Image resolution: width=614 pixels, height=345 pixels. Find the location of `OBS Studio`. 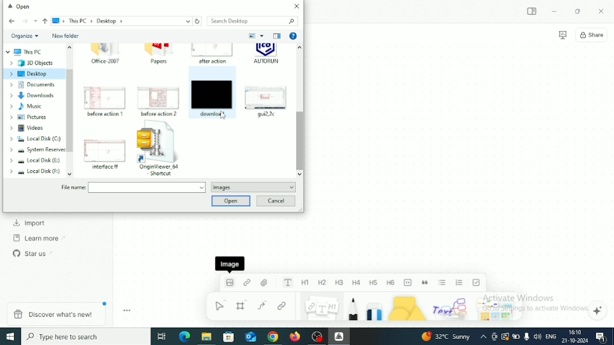

OBS Studio is located at coordinates (317, 337).